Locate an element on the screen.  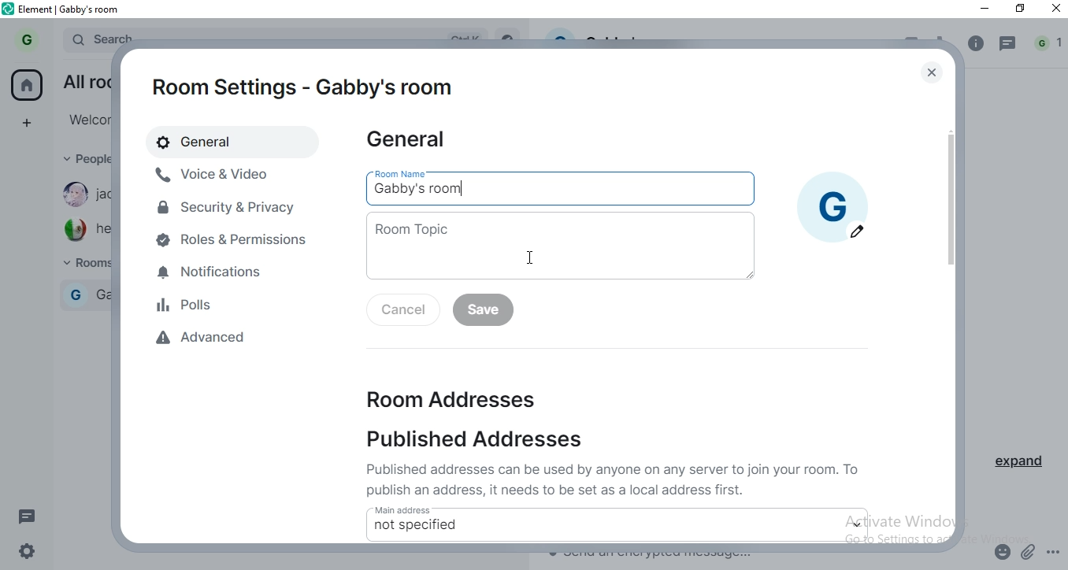
emoji is located at coordinates (1003, 550).